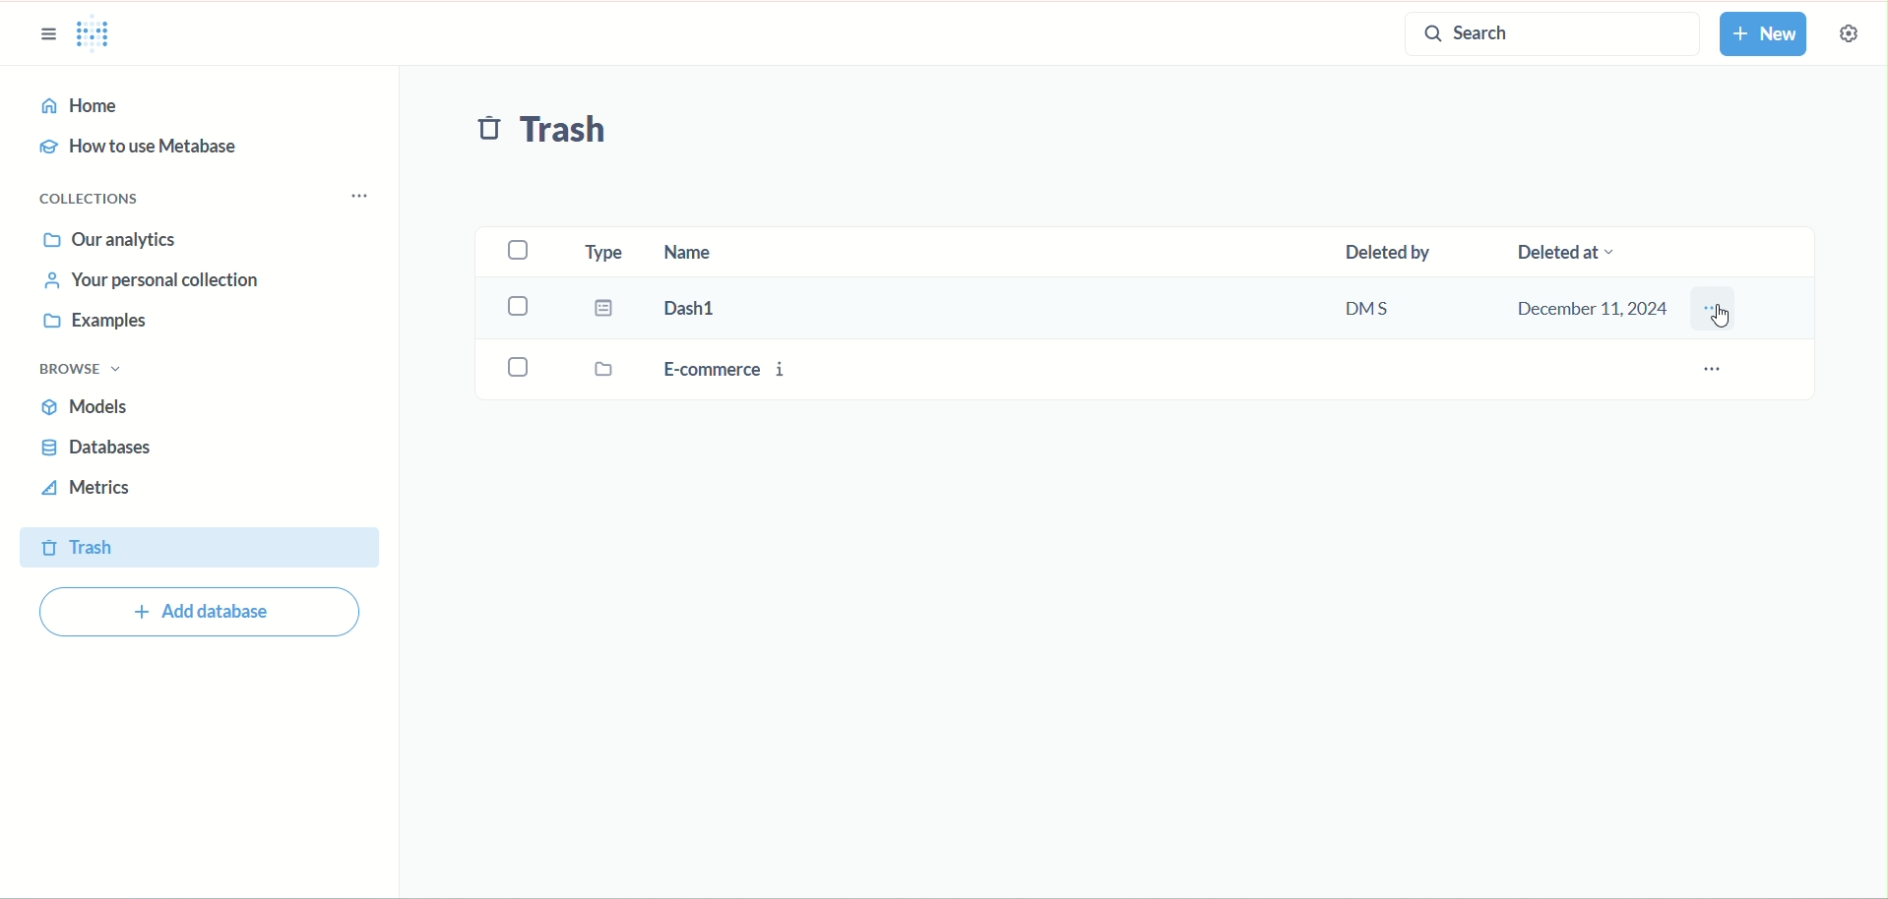 The width and height of the screenshot is (1888, 899). What do you see at coordinates (1594, 250) in the screenshot?
I see `deleted at` at bounding box center [1594, 250].